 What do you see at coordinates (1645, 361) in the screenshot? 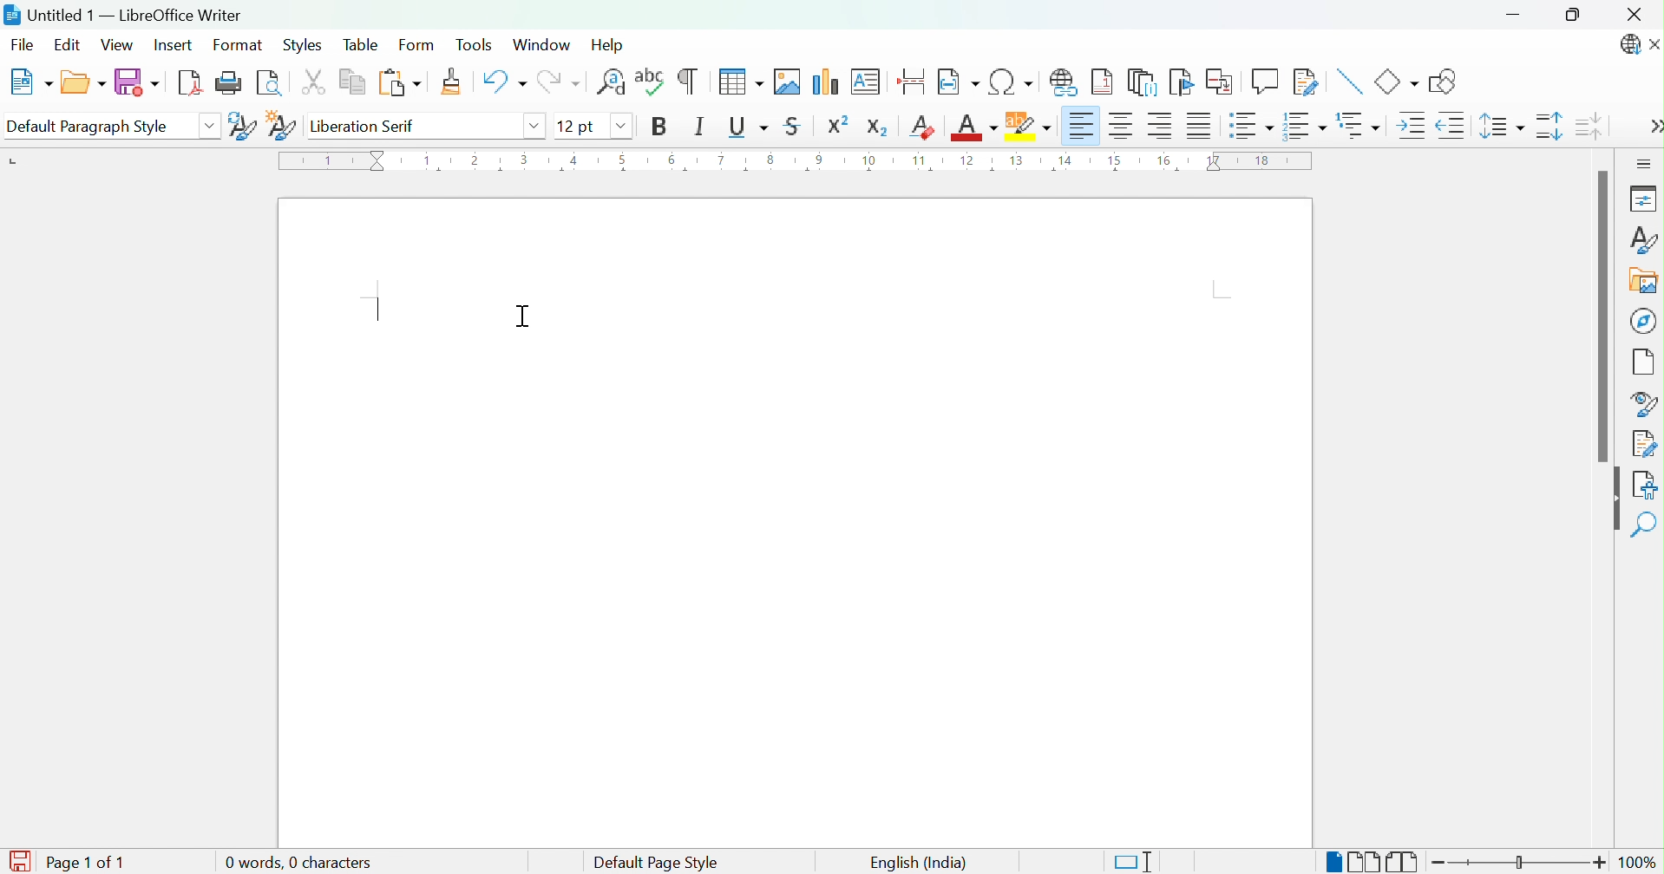
I see `Page` at bounding box center [1645, 361].